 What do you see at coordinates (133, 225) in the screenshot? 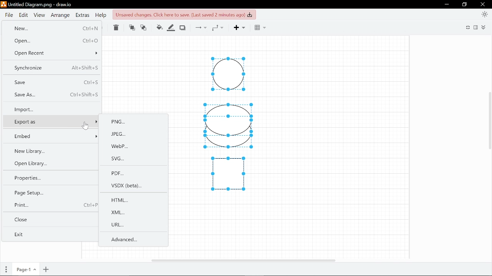
I see `URL` at bounding box center [133, 225].